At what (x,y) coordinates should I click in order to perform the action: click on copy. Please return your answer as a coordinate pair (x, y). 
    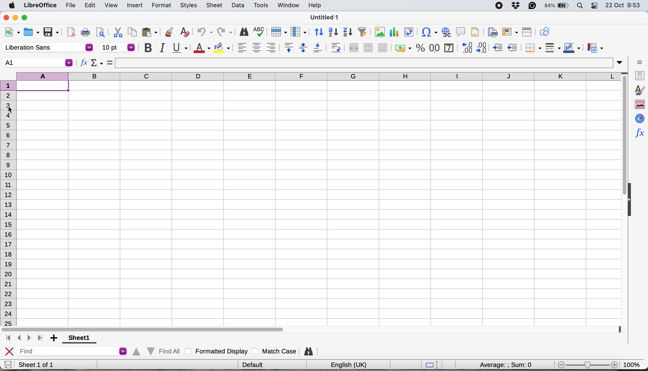
    Looking at the image, I should click on (133, 32).